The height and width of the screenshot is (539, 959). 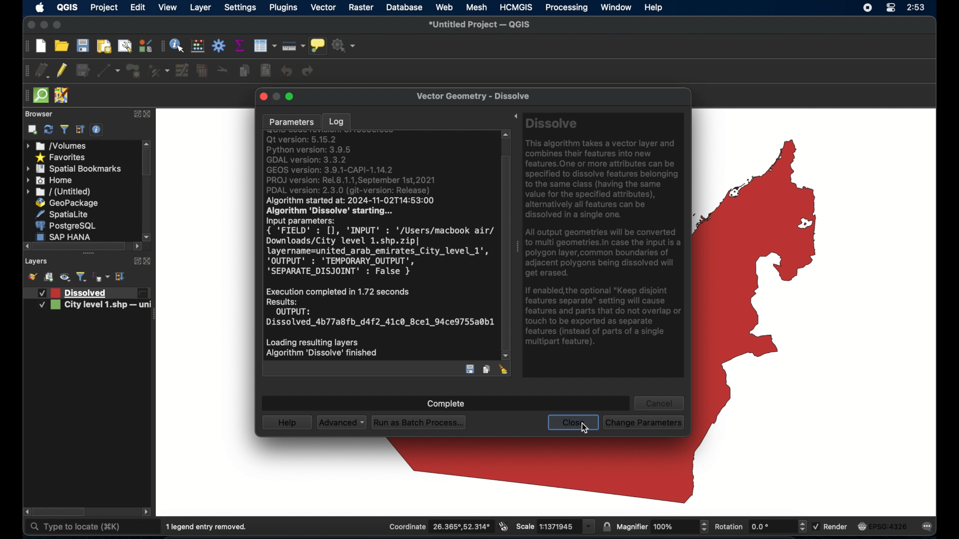 I want to click on add polygon feature, so click(x=133, y=70).